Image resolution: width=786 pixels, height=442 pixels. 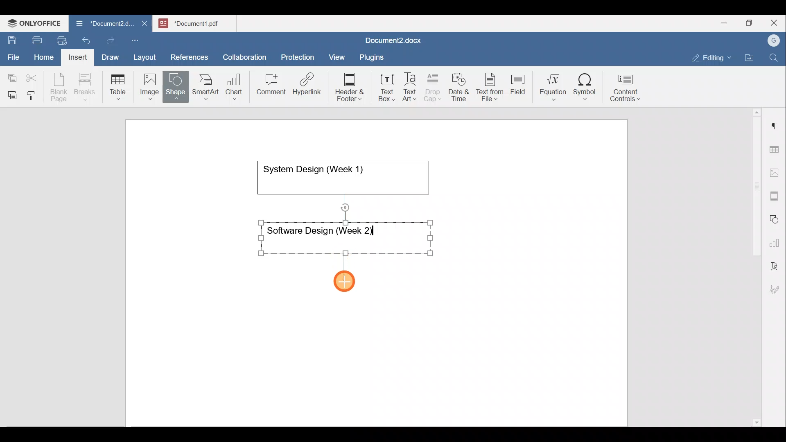 What do you see at coordinates (776, 172) in the screenshot?
I see `Image settings` at bounding box center [776, 172].